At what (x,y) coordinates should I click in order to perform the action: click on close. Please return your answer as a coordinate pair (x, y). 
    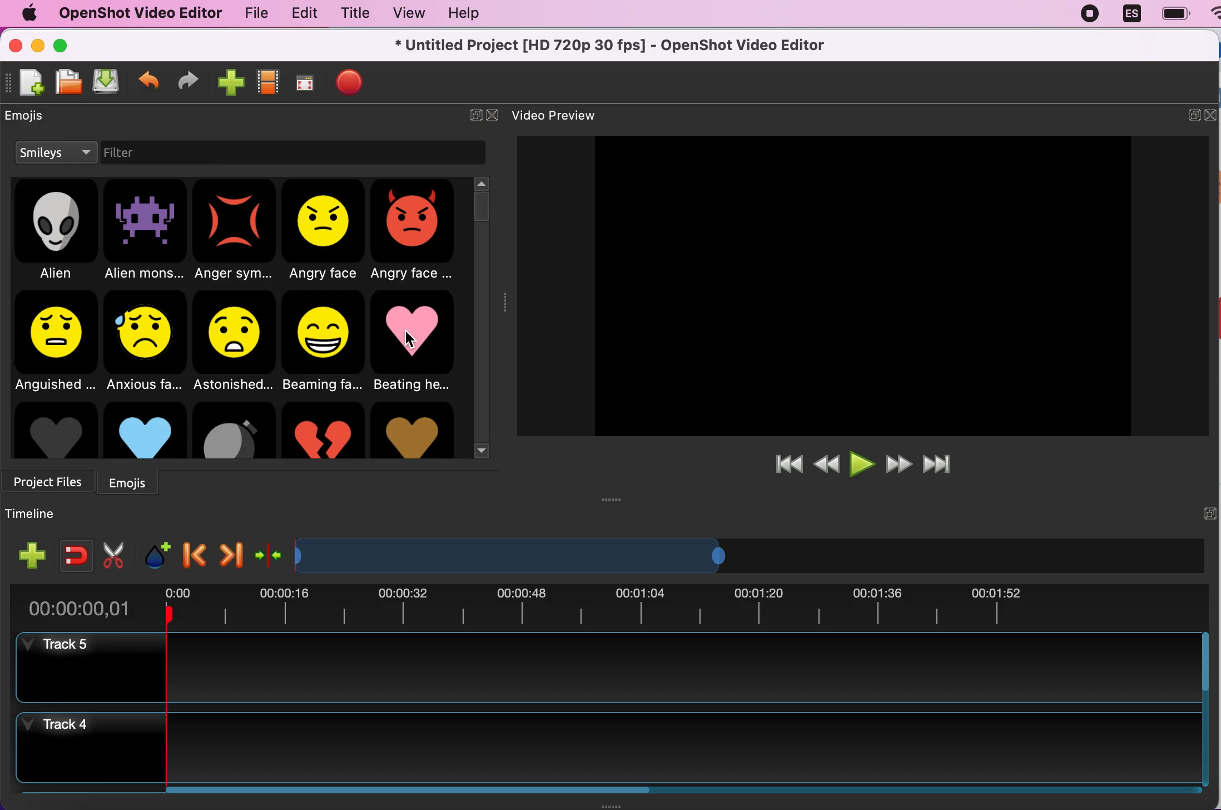
    Looking at the image, I should click on (496, 112).